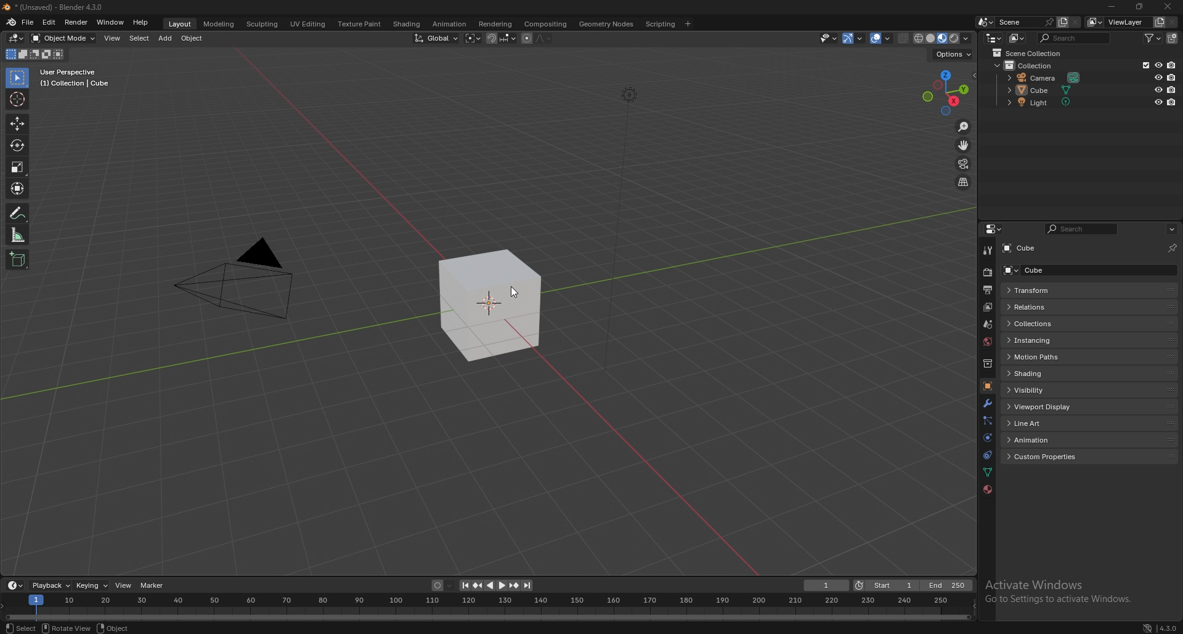  Describe the element at coordinates (1044, 341) in the screenshot. I see `instancing` at that location.